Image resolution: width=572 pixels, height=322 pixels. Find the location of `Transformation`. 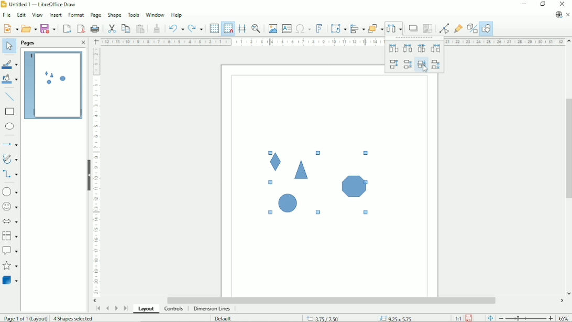

Transformation is located at coordinates (338, 28).